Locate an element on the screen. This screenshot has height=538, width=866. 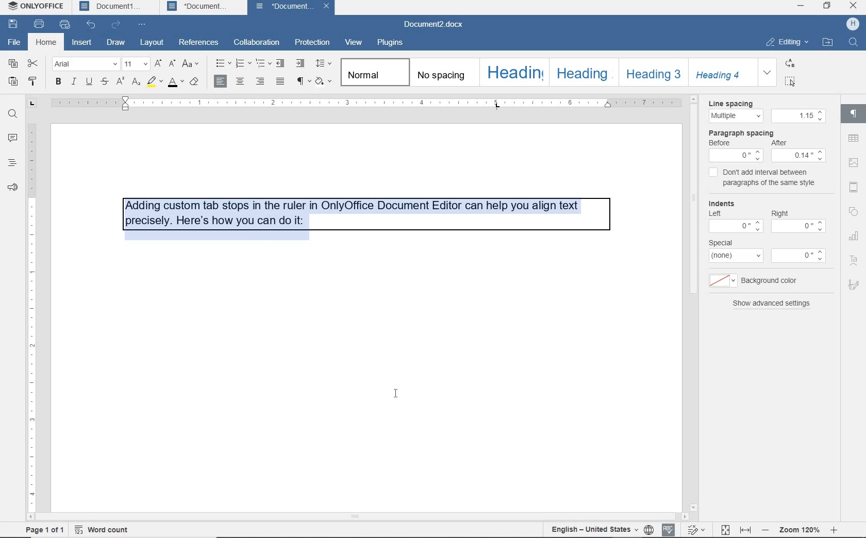
indents is located at coordinates (723, 202).